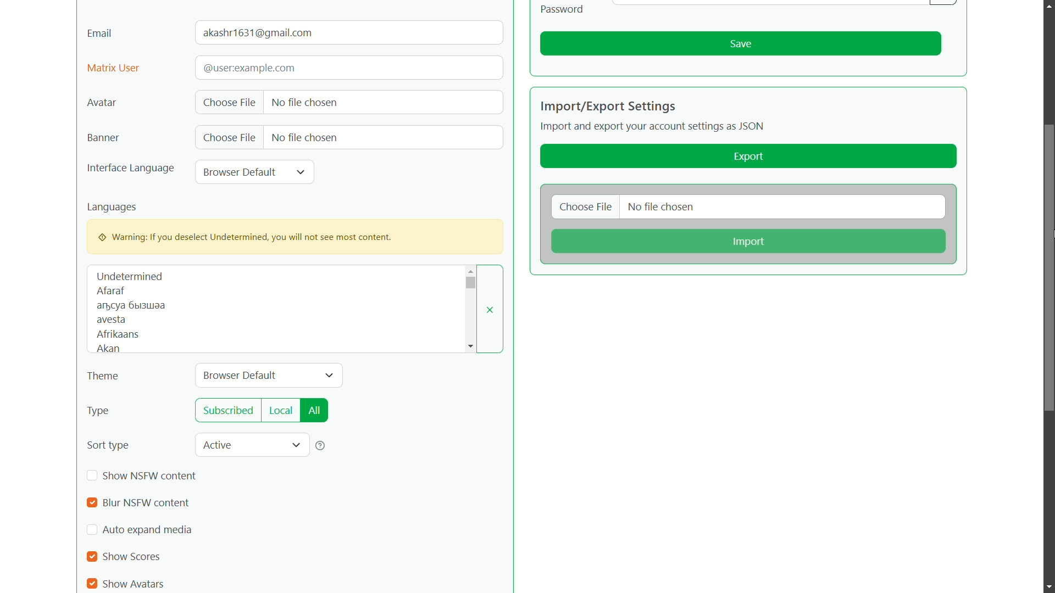 The width and height of the screenshot is (1055, 593). I want to click on banner, so click(102, 138).